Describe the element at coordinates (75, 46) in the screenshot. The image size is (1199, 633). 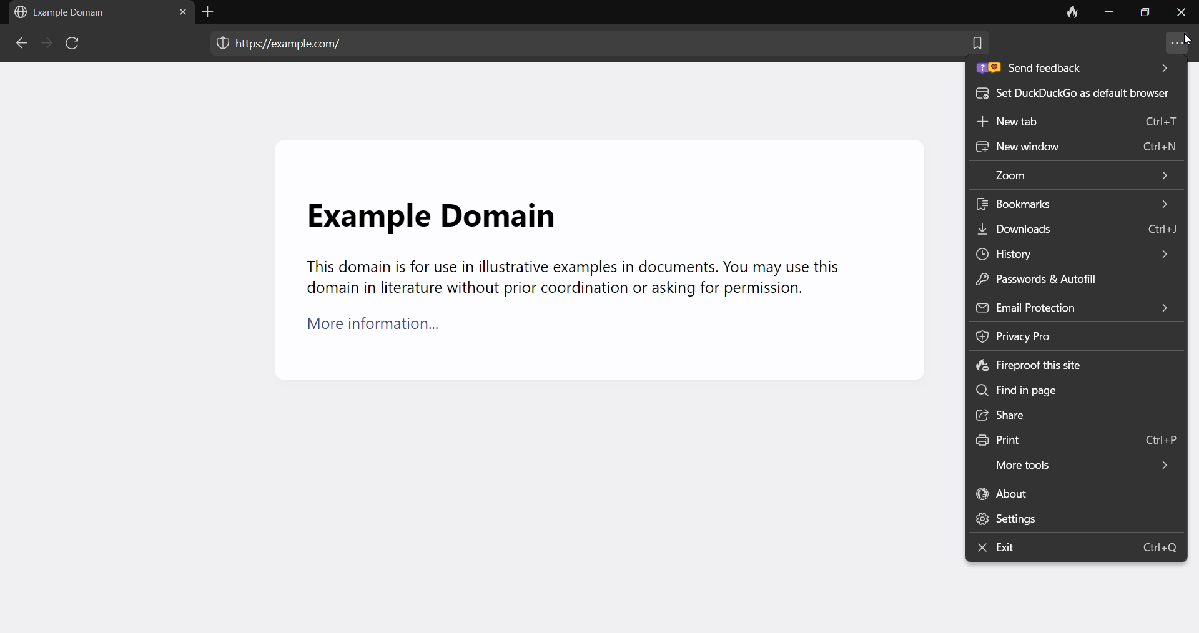
I see `reload` at that location.